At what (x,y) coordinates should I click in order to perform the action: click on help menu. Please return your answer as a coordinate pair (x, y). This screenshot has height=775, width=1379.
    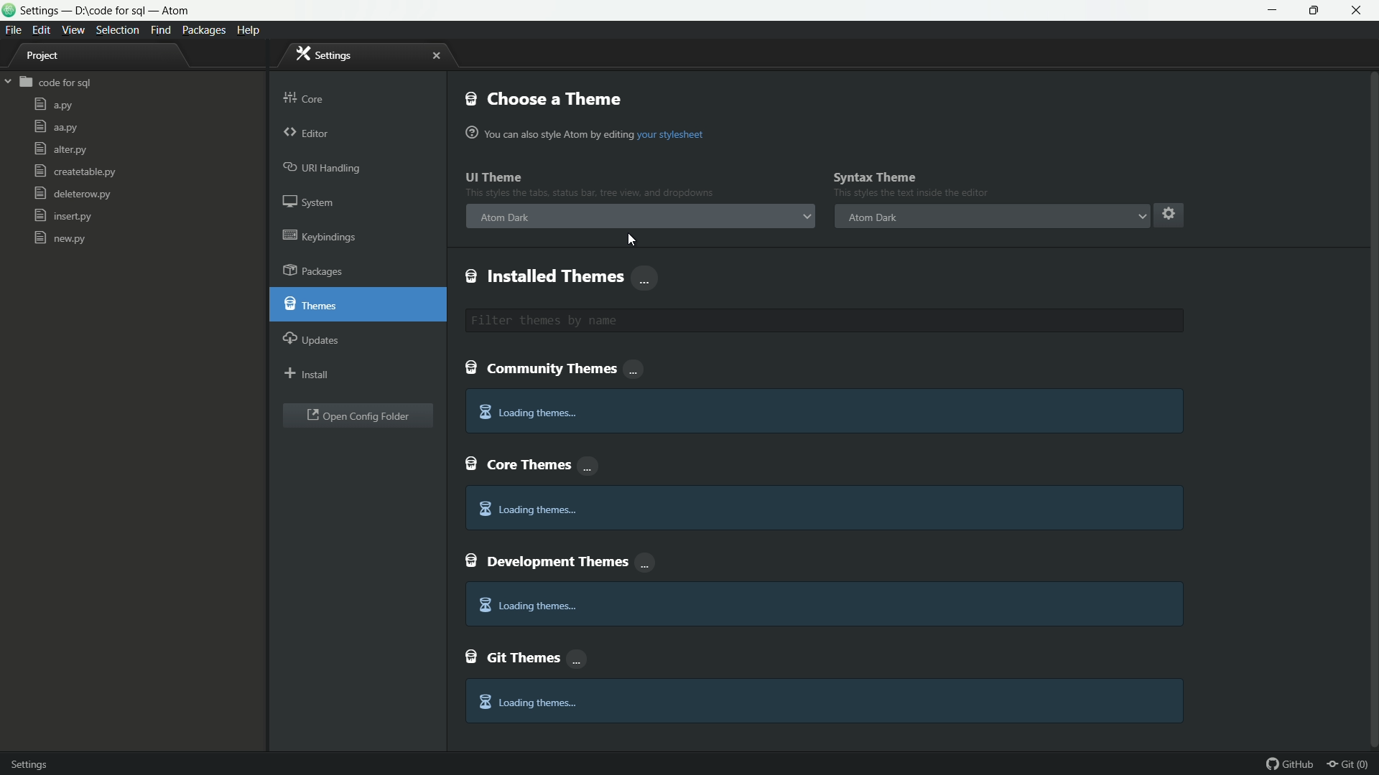
    Looking at the image, I should click on (247, 31).